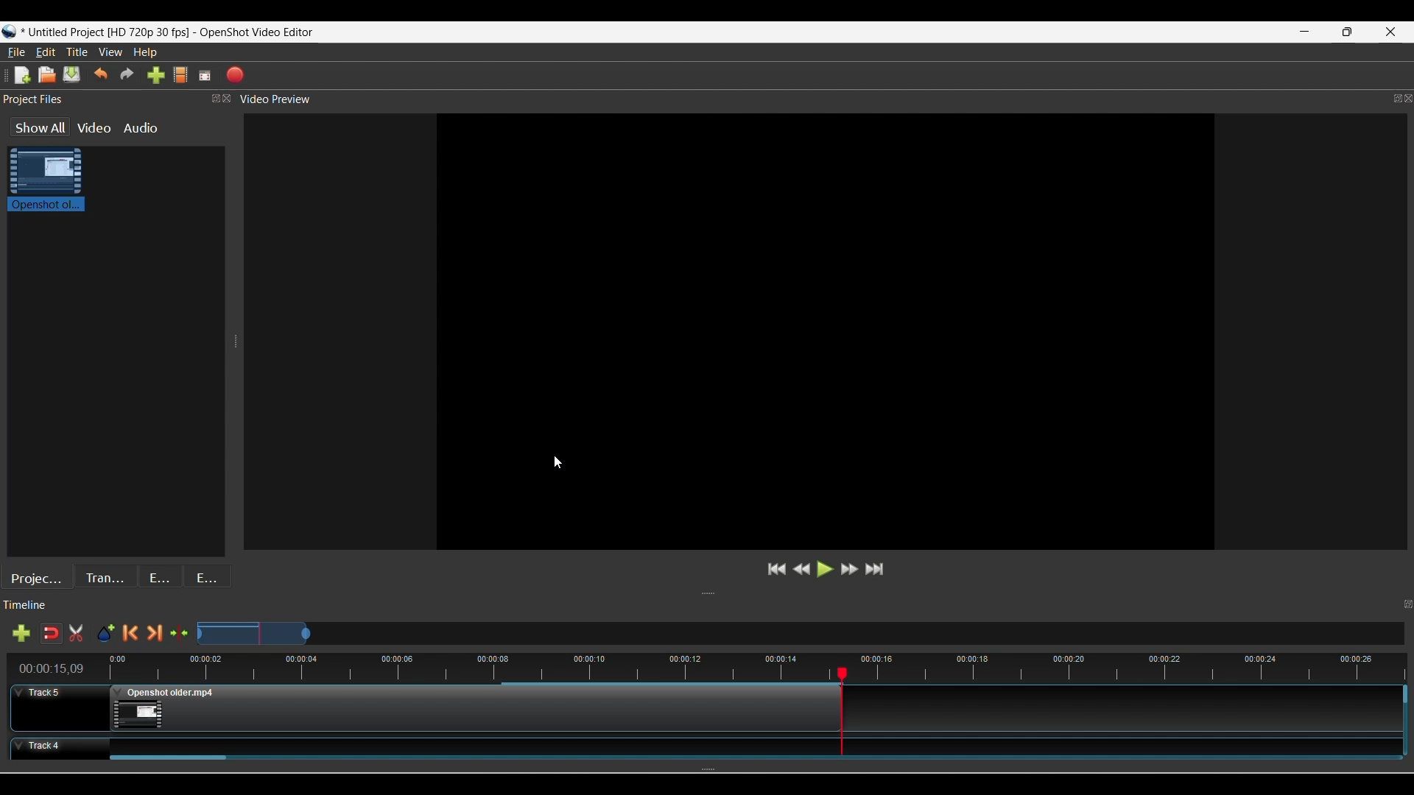 The height and width of the screenshot is (795, 1414). Describe the element at coordinates (829, 333) in the screenshot. I see `Preview Window` at that location.